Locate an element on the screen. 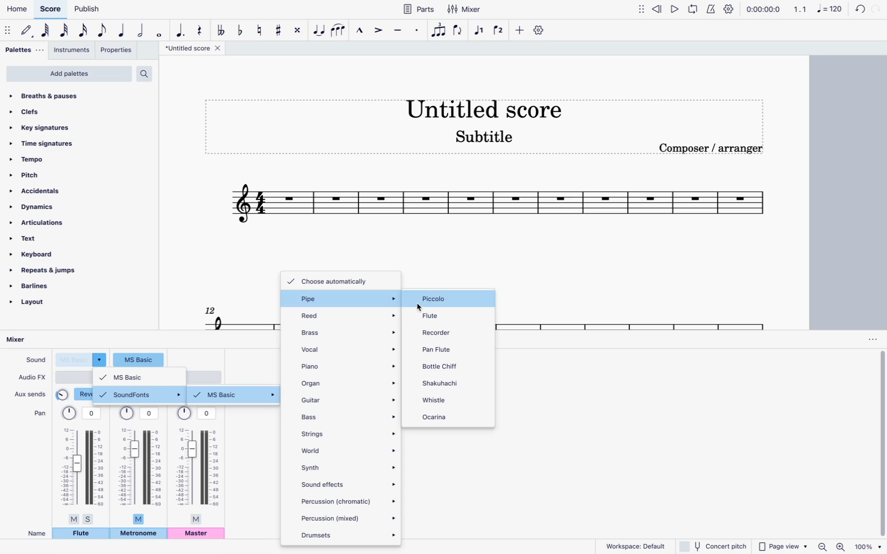  sound type is located at coordinates (82, 359).